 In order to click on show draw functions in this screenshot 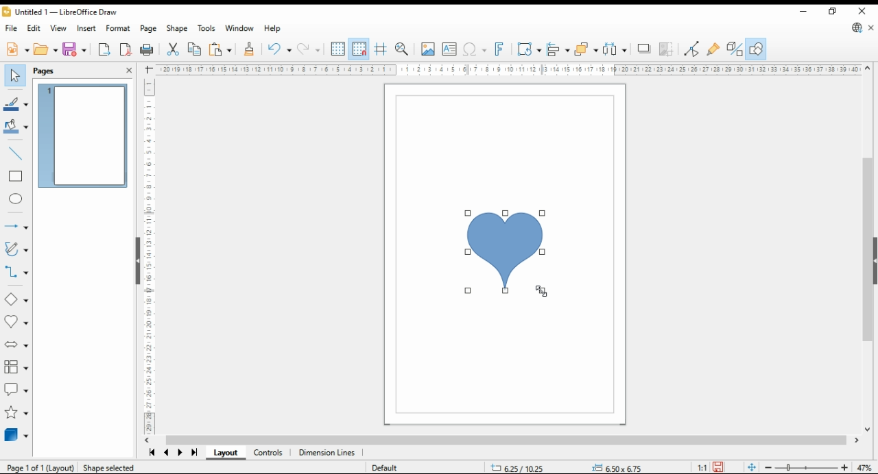, I will do `click(756, 49)`.